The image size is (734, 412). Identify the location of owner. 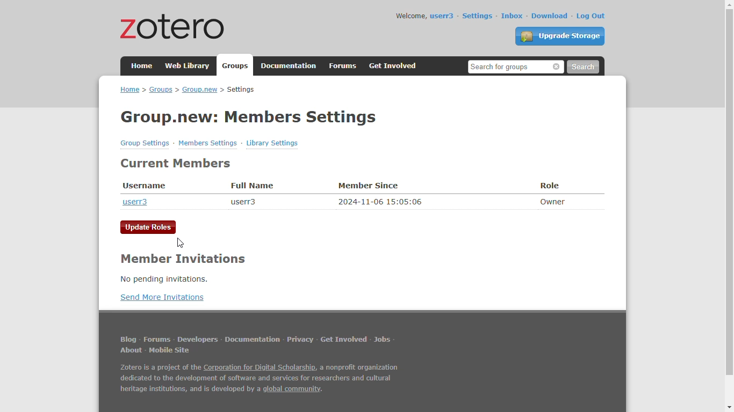
(553, 201).